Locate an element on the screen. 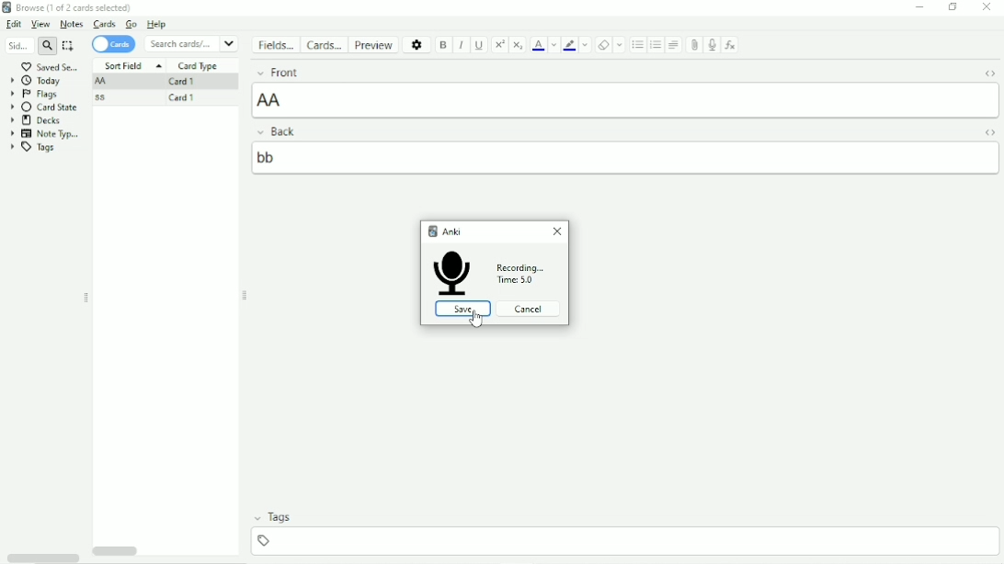 Image resolution: width=1004 pixels, height=564 pixels. Help is located at coordinates (155, 24).